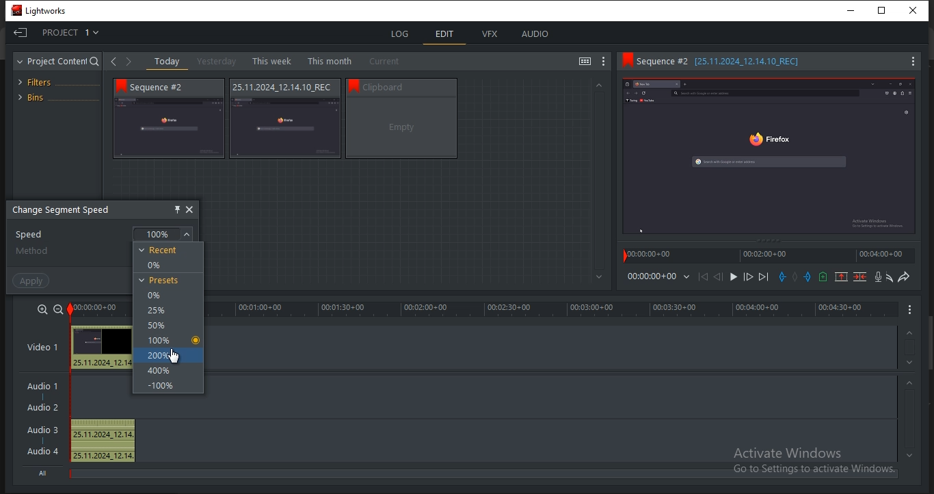 The width and height of the screenshot is (934, 494). What do you see at coordinates (42, 430) in the screenshot?
I see `Audio 3` at bounding box center [42, 430].